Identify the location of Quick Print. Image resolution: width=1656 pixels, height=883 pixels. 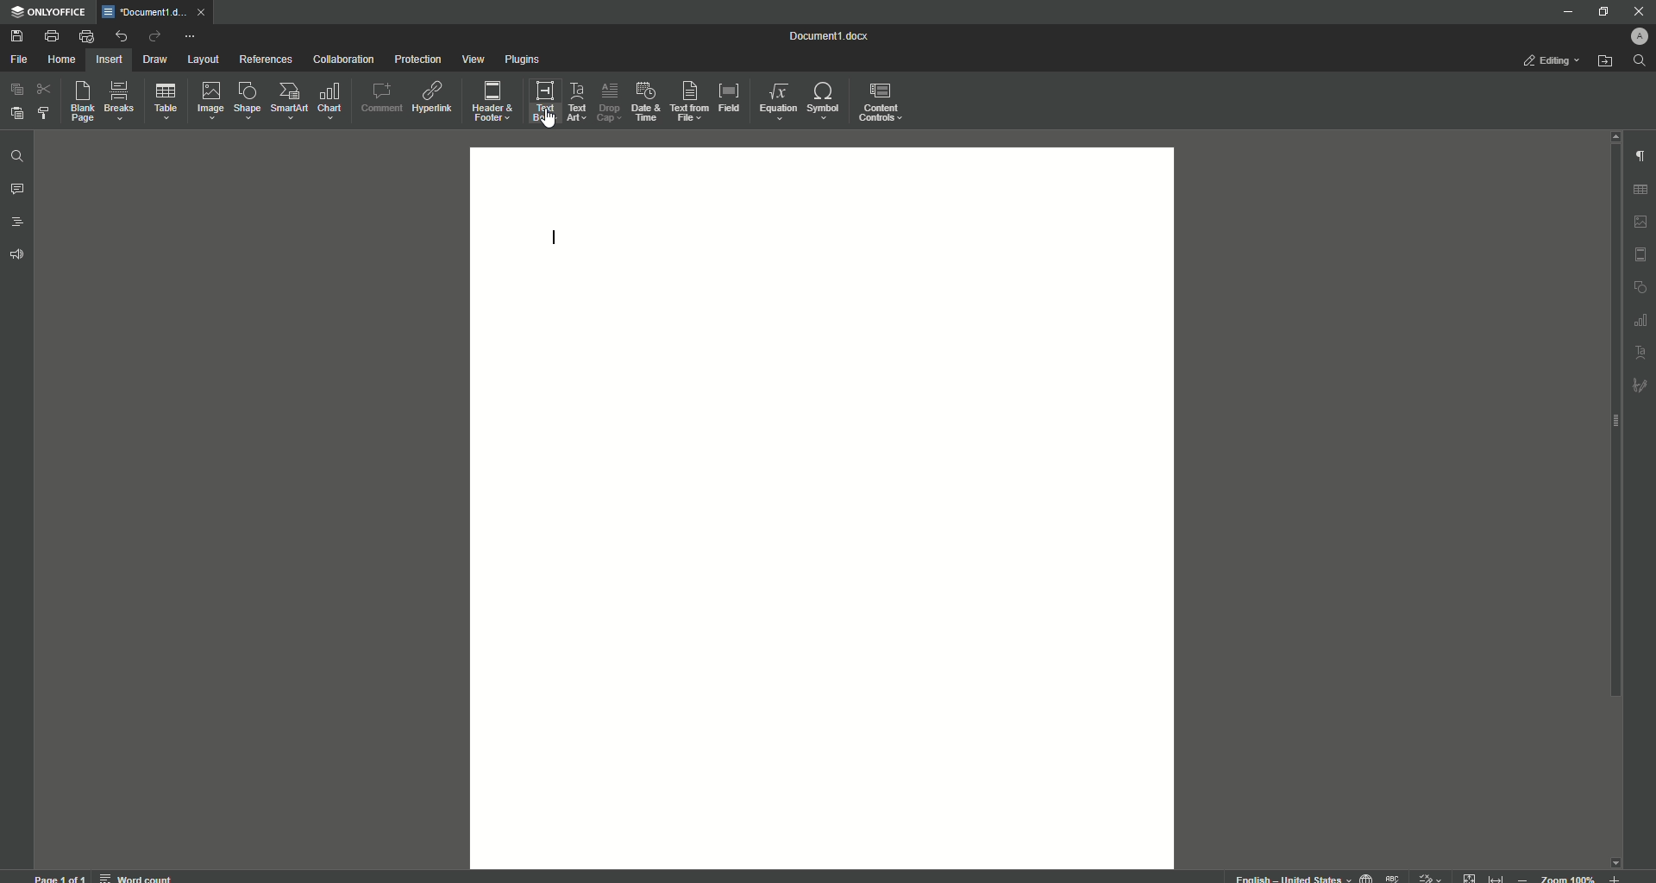
(86, 36).